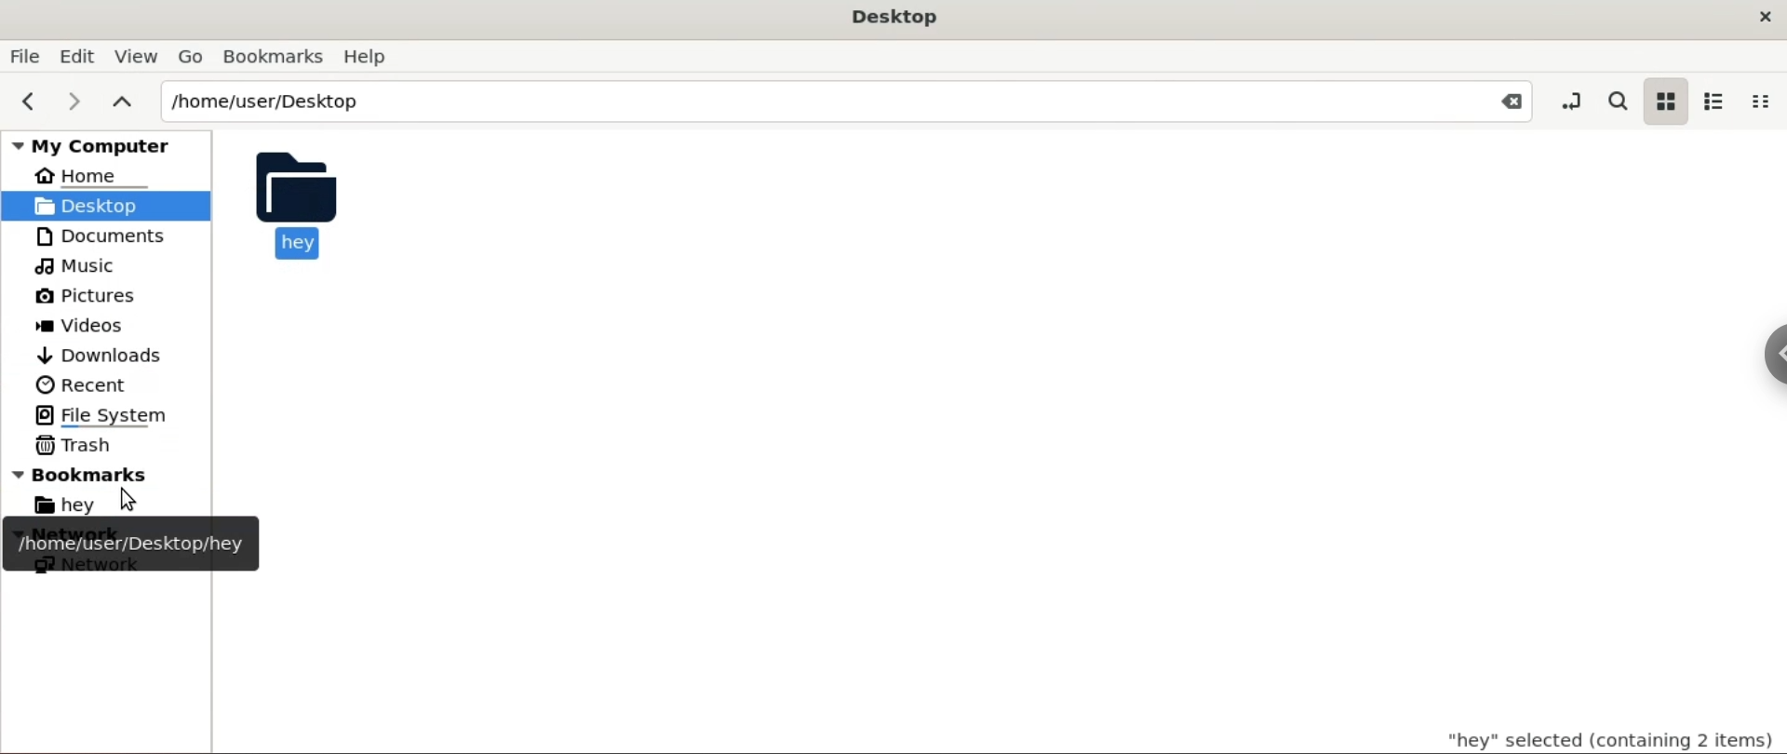 The width and height of the screenshot is (1787, 754). What do you see at coordinates (101, 354) in the screenshot?
I see `Downloads` at bounding box center [101, 354].